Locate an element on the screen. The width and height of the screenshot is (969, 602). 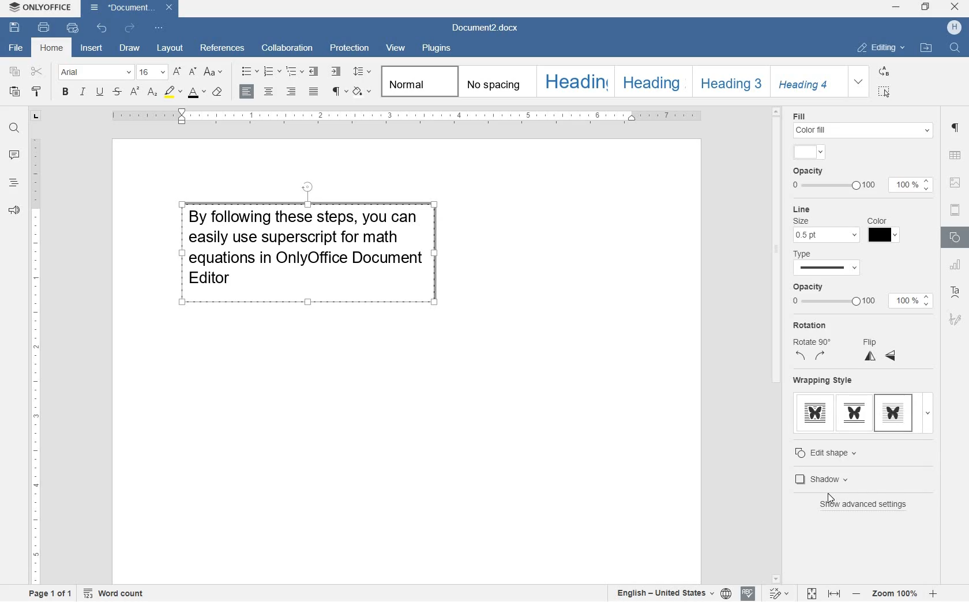
fit to page or width is located at coordinates (824, 592).